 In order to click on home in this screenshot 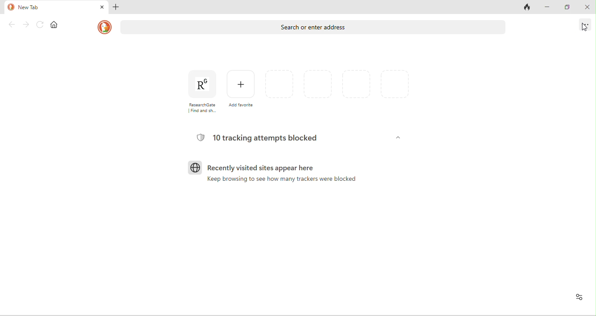, I will do `click(56, 25)`.